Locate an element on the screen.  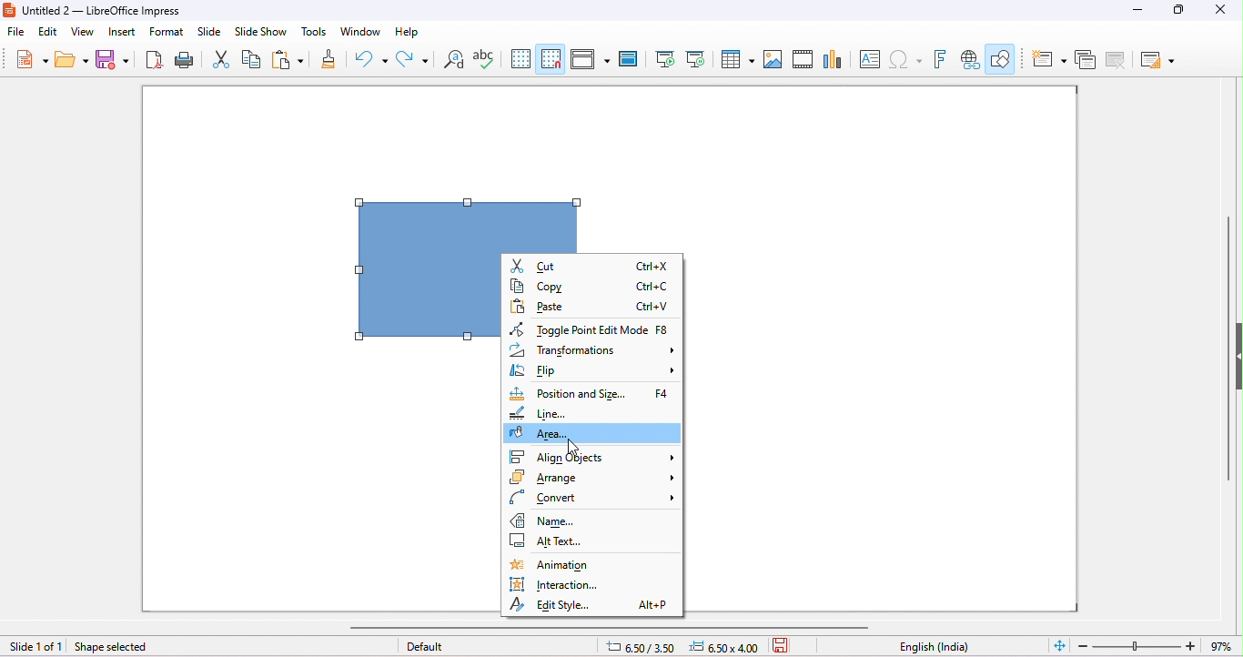
slide is located at coordinates (209, 31).